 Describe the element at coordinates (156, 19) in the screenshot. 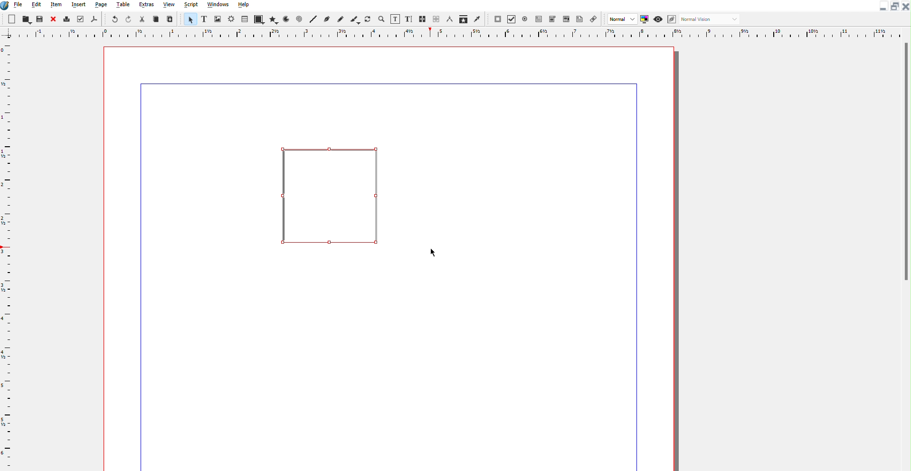

I see `Copy` at that location.